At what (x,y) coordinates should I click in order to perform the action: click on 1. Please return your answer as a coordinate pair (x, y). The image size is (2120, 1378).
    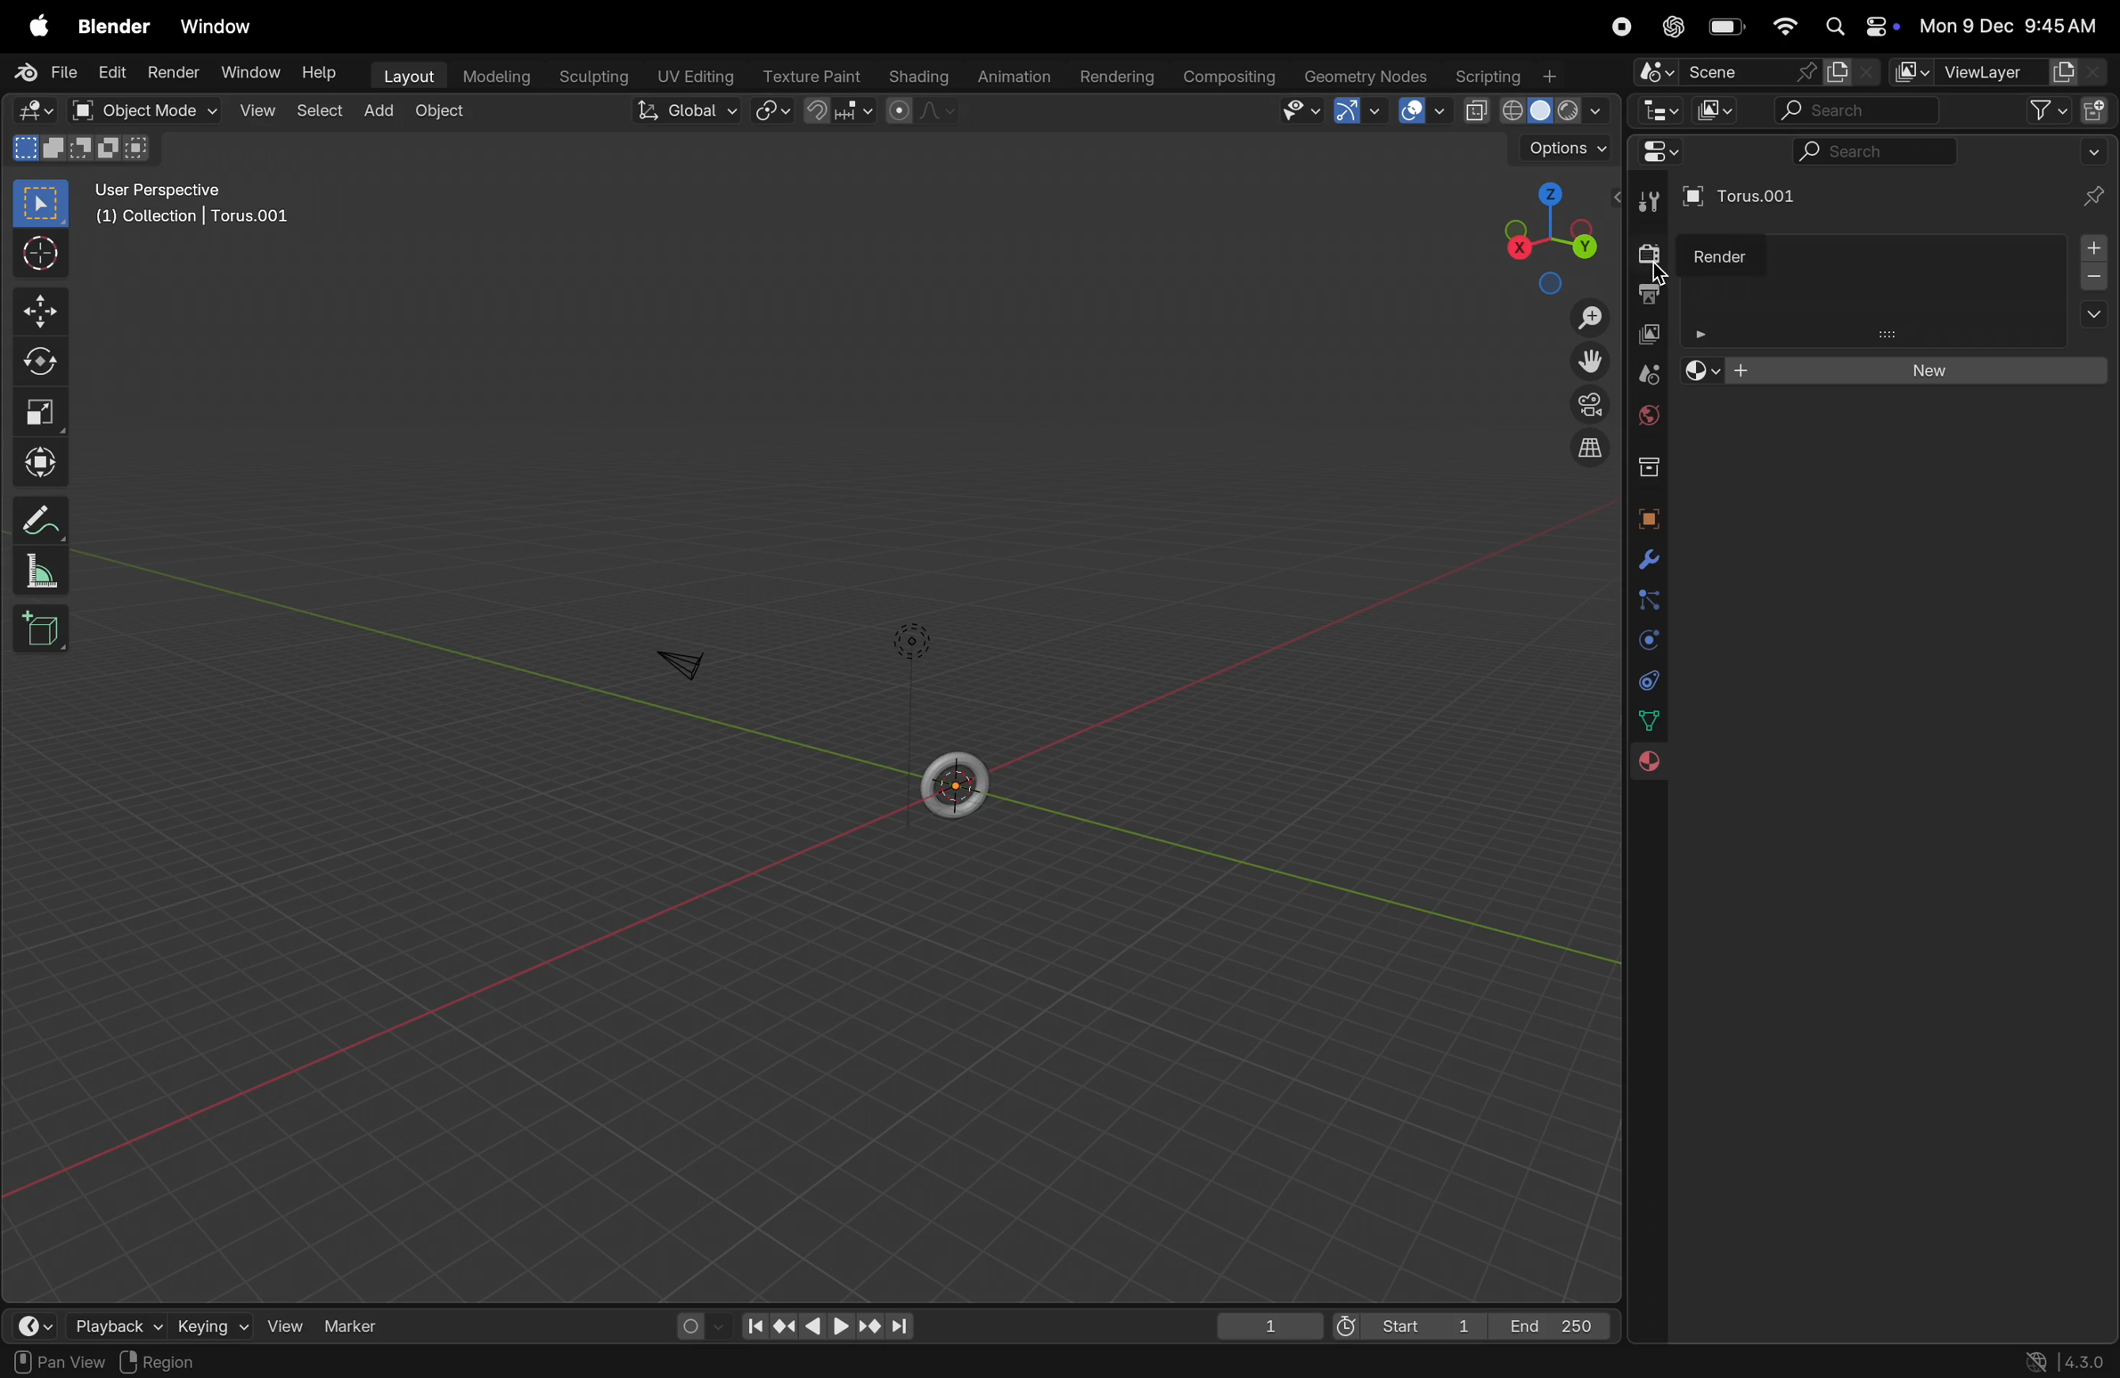
    Looking at the image, I should click on (1270, 1329).